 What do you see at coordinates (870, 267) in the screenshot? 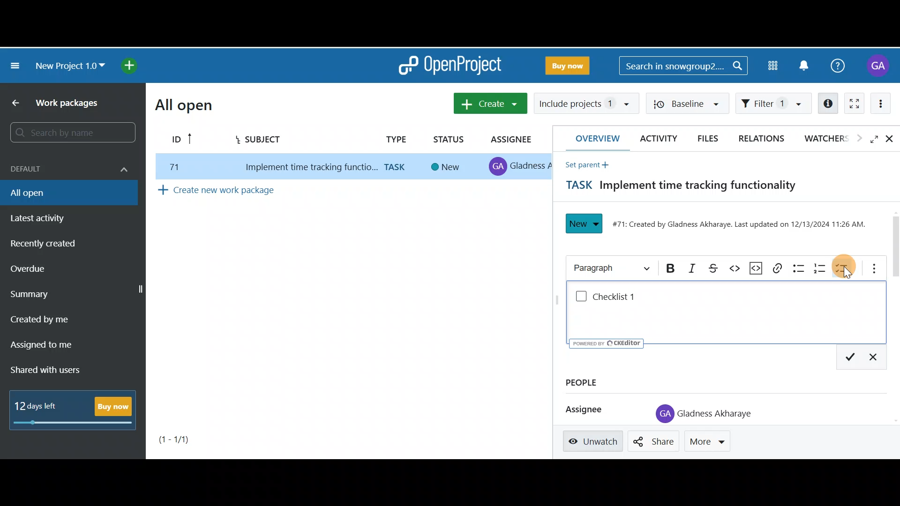
I see `More options` at bounding box center [870, 267].